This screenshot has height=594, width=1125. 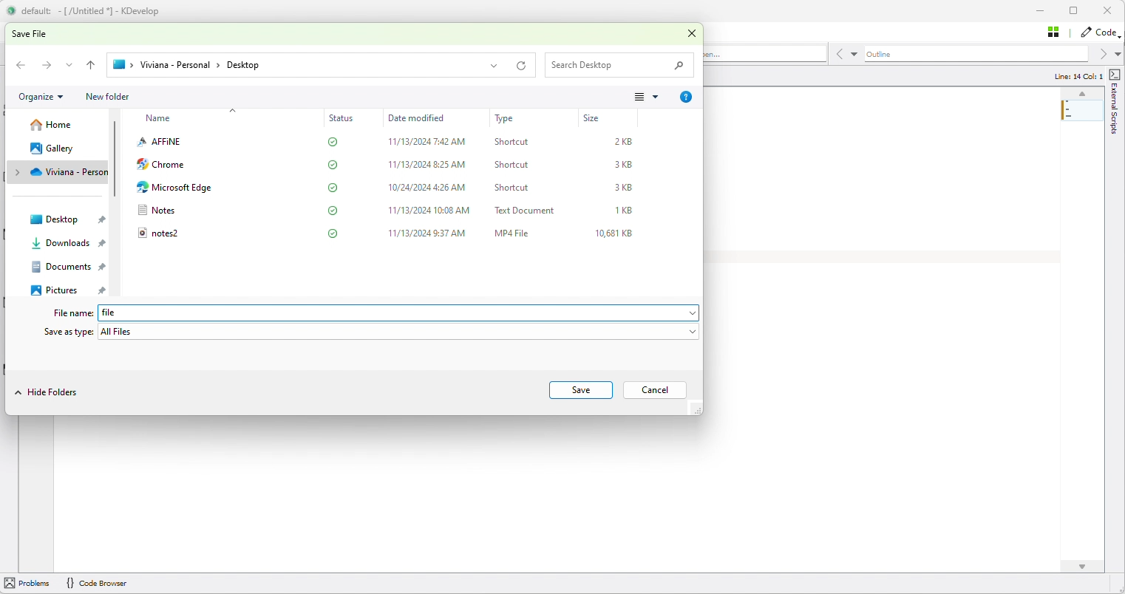 What do you see at coordinates (116, 195) in the screenshot?
I see `scrollbar` at bounding box center [116, 195].